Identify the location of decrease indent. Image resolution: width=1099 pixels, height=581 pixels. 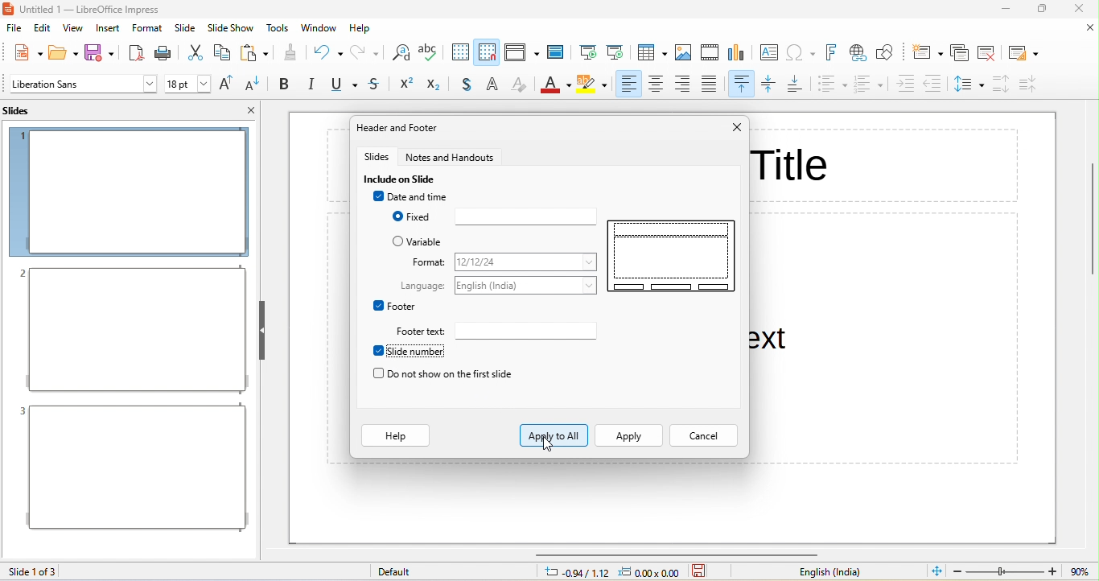
(936, 83).